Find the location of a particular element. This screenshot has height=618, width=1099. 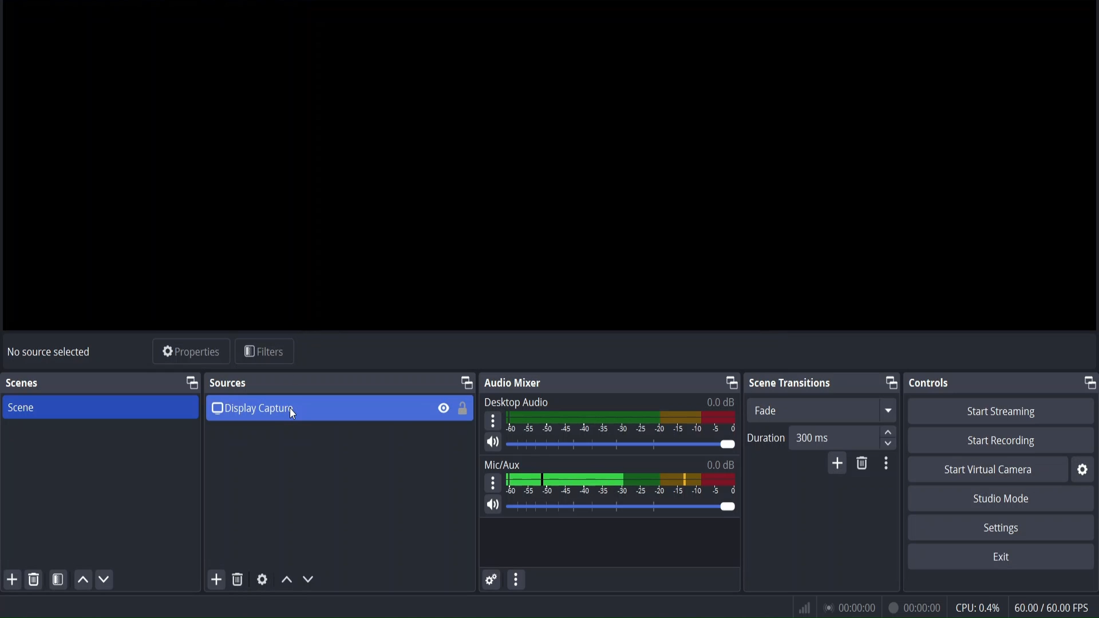

duration is located at coordinates (813, 439).